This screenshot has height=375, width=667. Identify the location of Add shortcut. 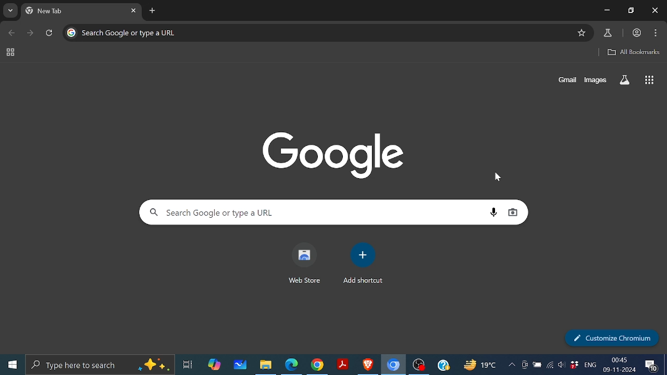
(362, 265).